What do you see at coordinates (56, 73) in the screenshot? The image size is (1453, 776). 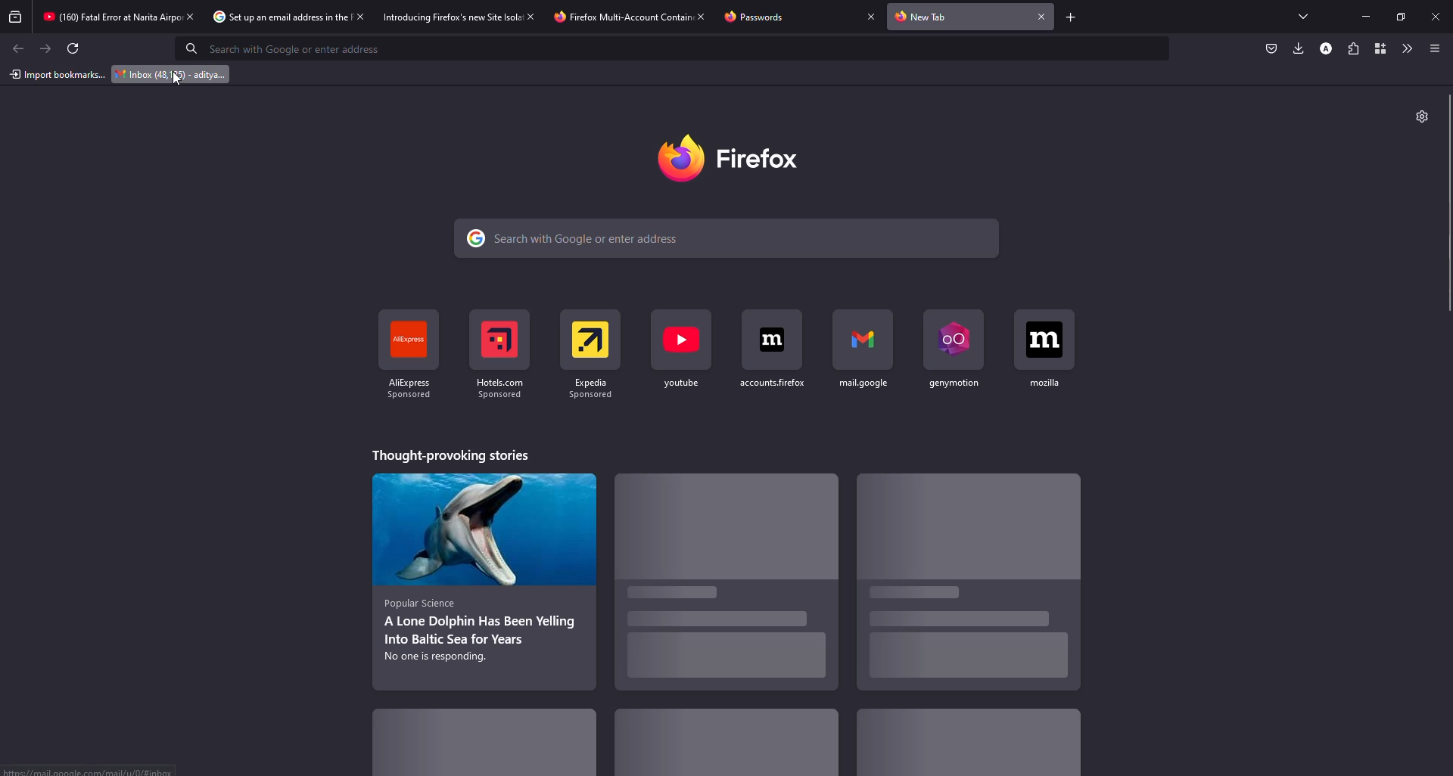 I see `import bookmarks` at bounding box center [56, 73].